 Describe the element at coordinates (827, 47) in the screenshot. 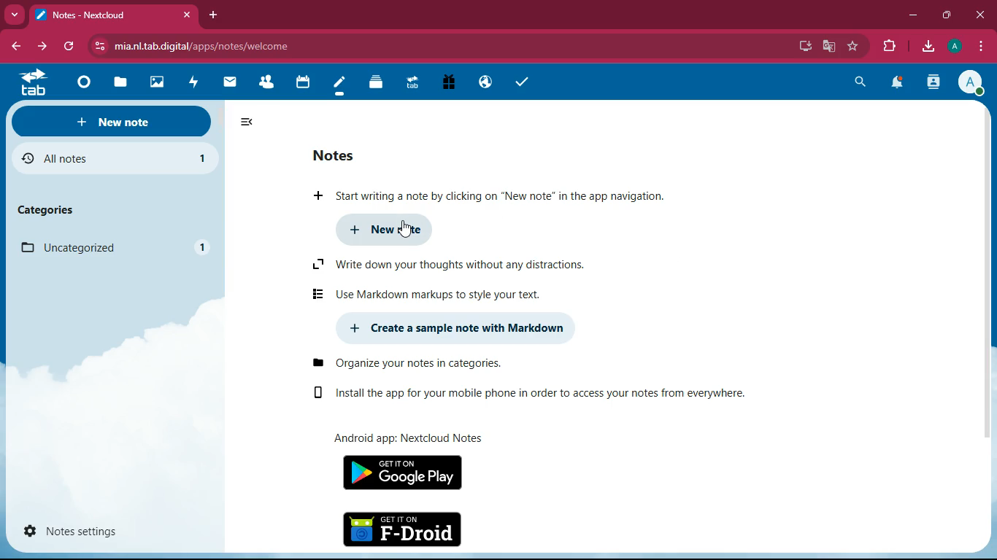

I see `google translate` at that location.